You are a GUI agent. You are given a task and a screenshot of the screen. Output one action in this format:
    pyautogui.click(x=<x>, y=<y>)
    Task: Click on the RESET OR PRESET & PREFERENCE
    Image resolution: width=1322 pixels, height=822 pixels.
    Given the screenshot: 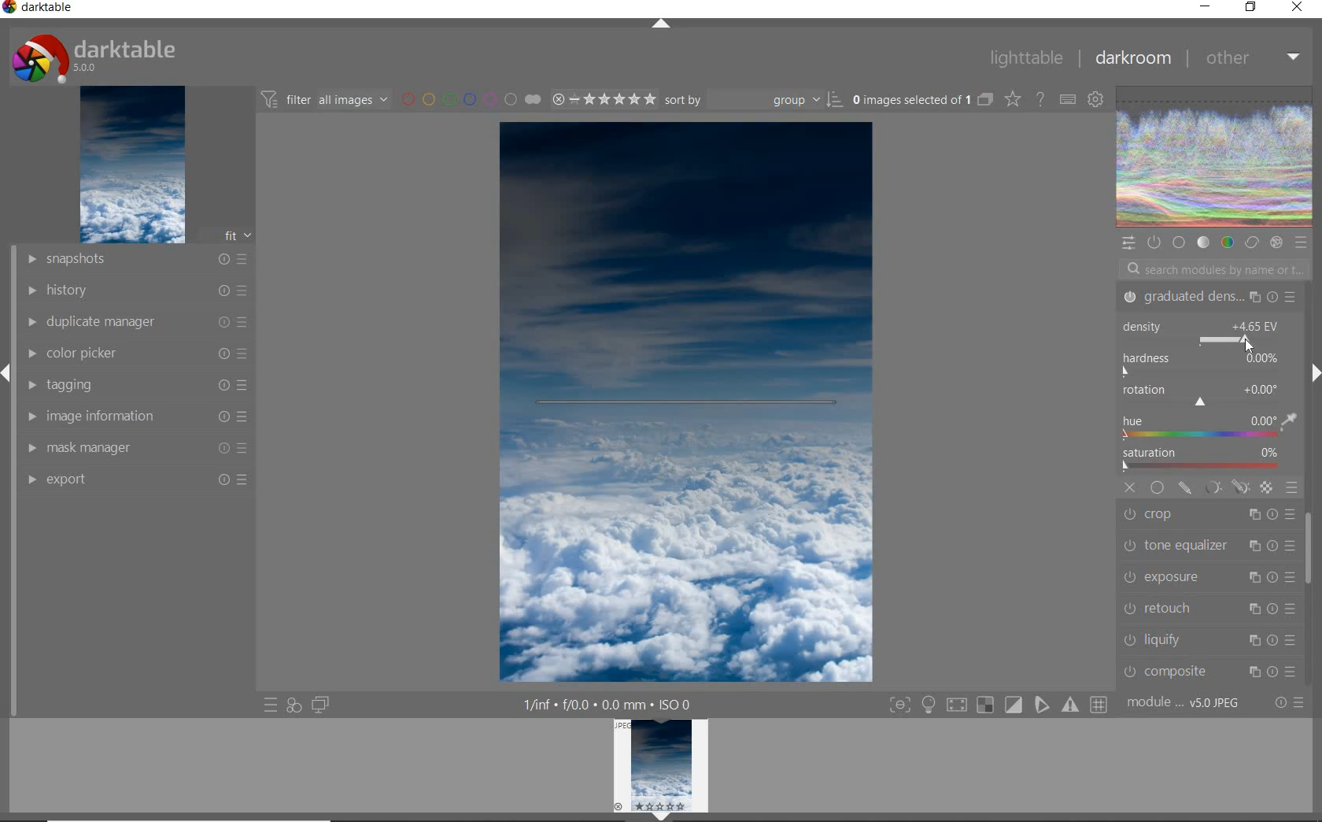 What is the action you would take?
    pyautogui.click(x=1288, y=702)
    